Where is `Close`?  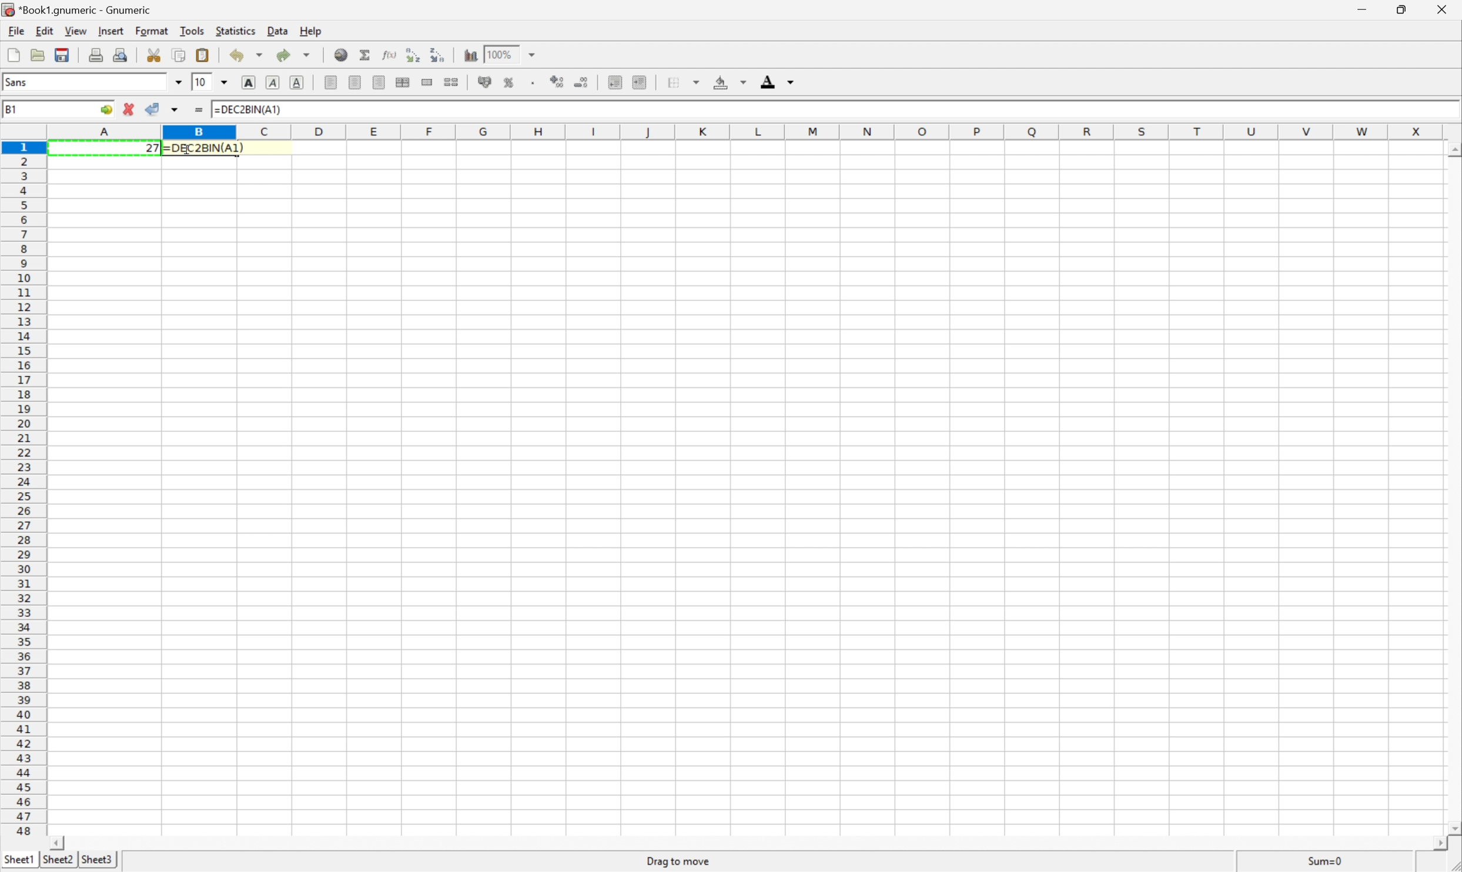
Close is located at coordinates (1441, 9).